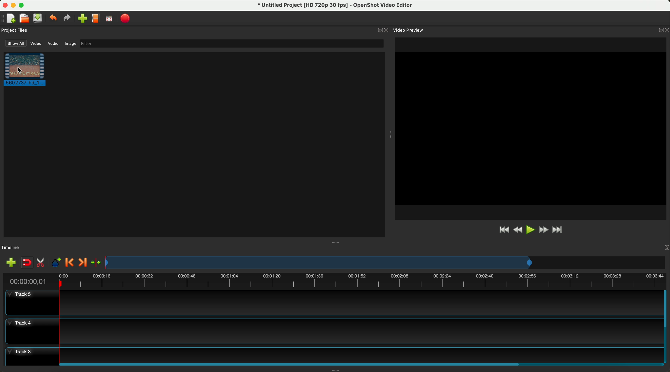  Describe the element at coordinates (53, 44) in the screenshot. I see `audio` at that location.